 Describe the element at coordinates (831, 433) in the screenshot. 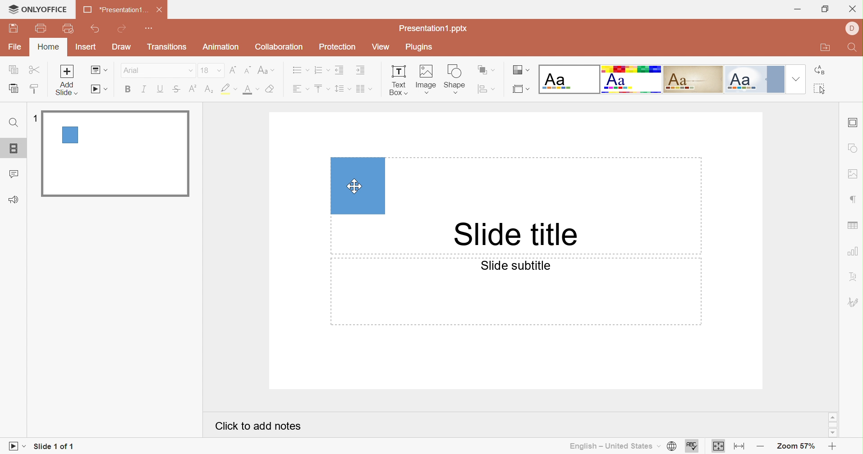

I see `Scroll down` at that location.